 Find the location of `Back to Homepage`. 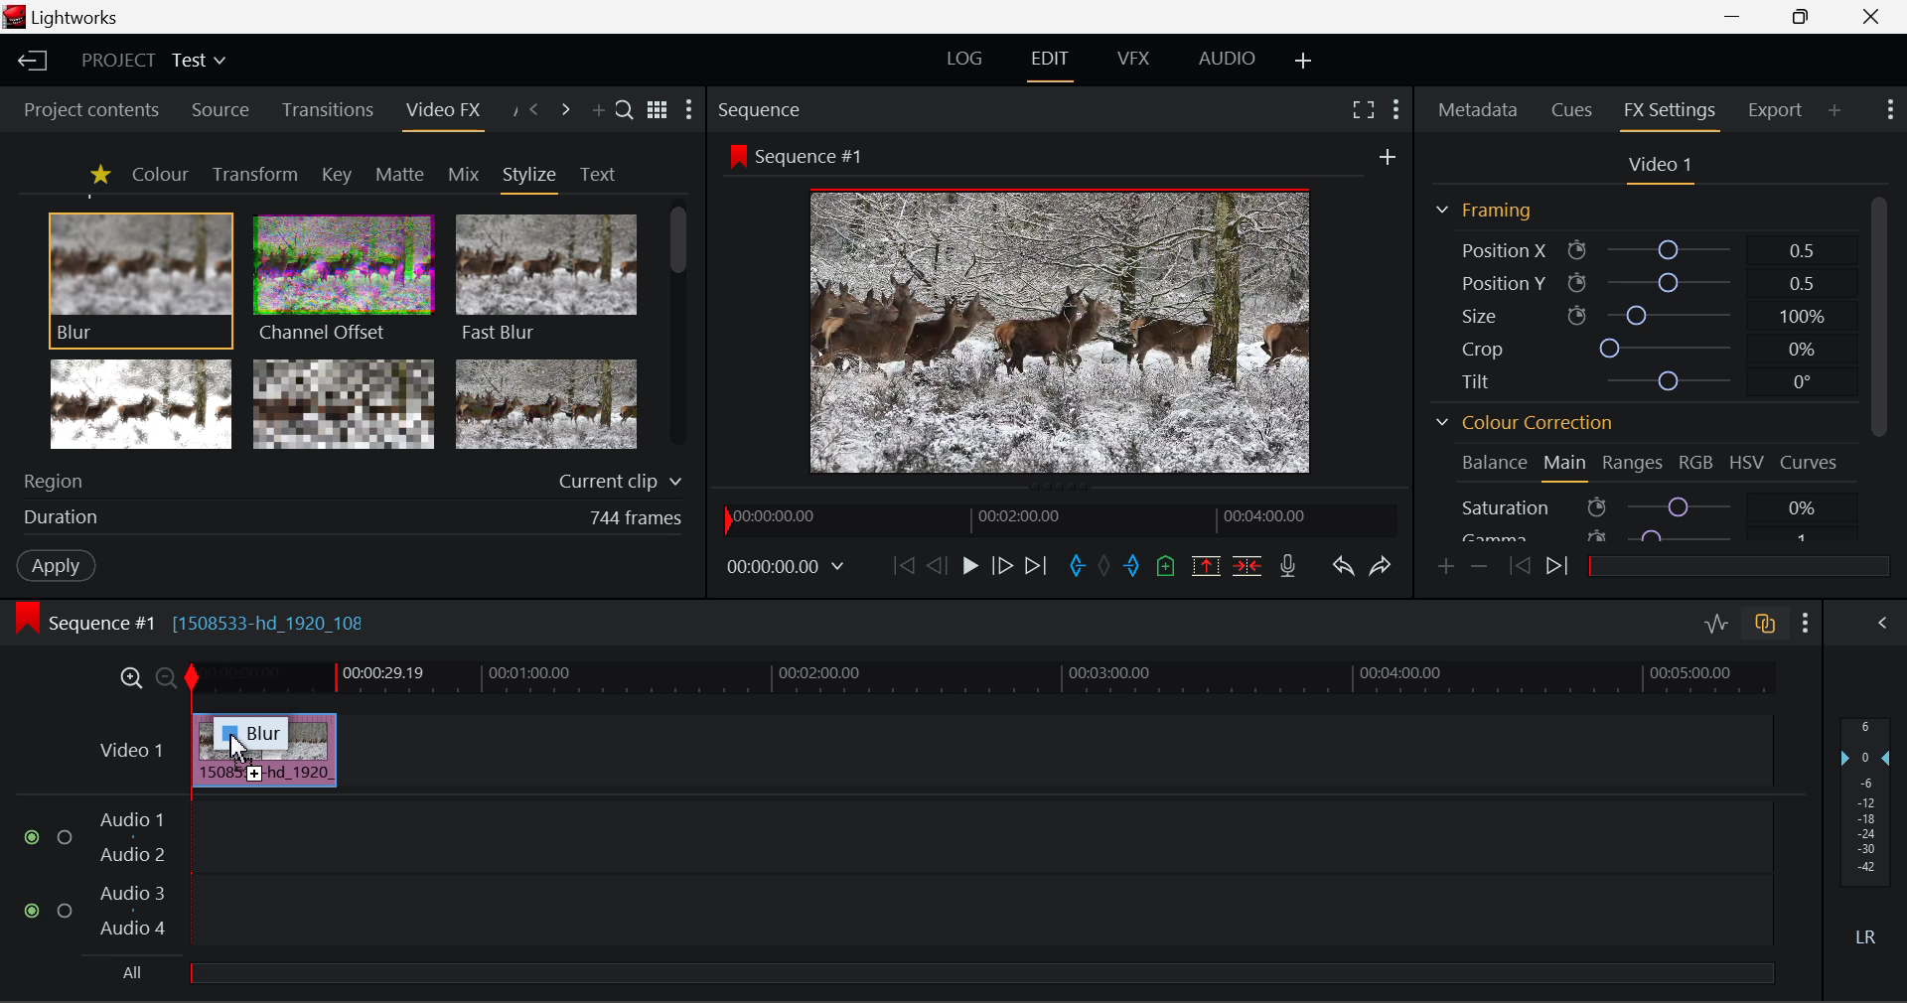

Back to Homepage is located at coordinates (29, 62).